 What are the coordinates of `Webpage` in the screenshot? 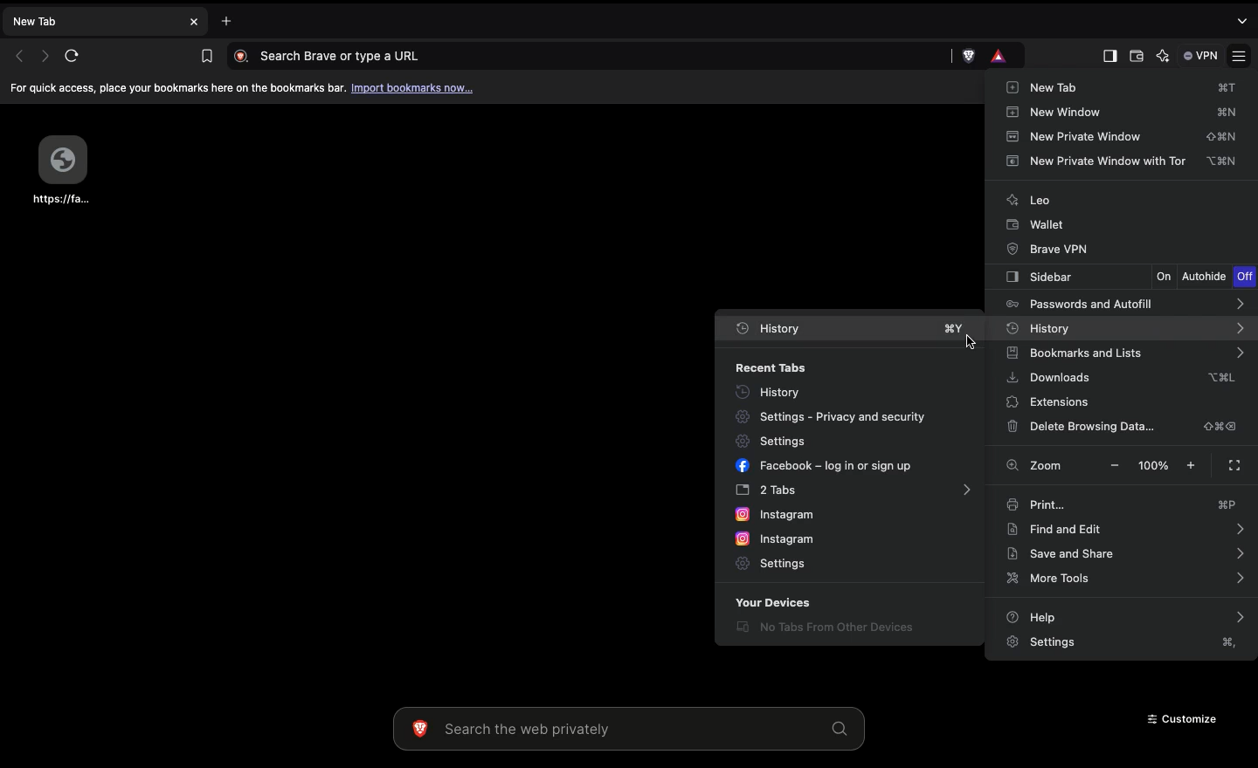 It's located at (60, 168).